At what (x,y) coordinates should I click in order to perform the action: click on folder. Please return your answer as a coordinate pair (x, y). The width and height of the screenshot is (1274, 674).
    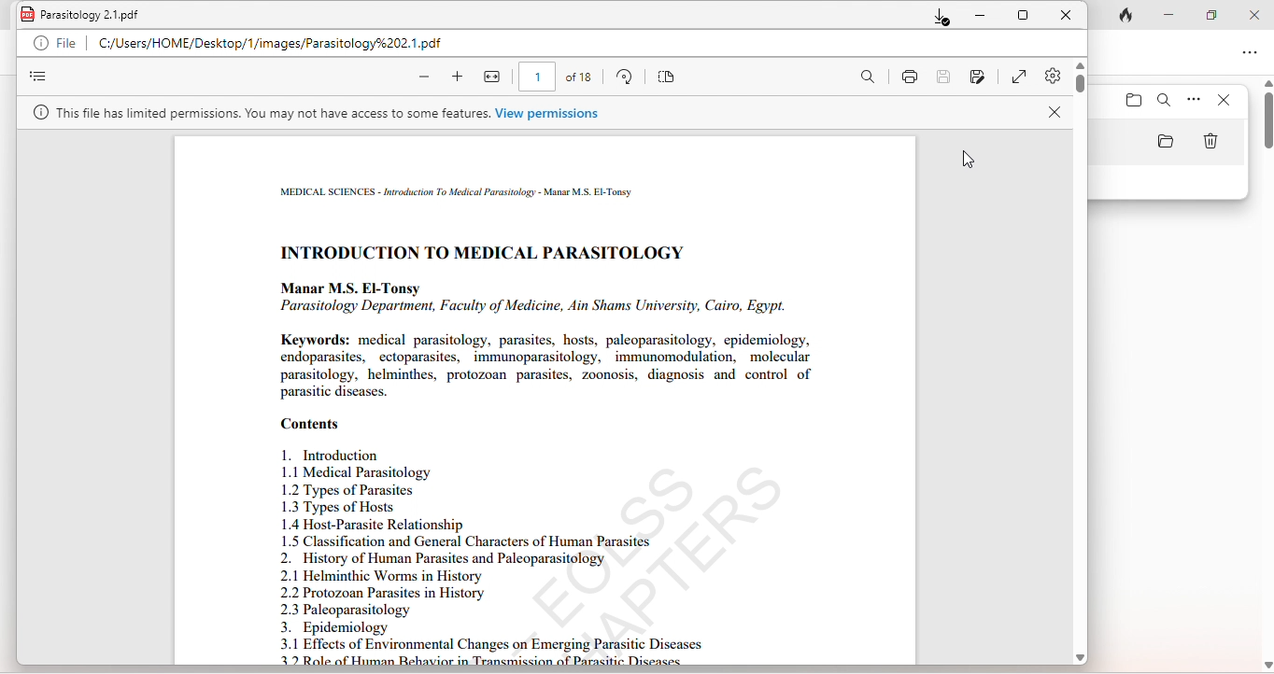
    Looking at the image, I should click on (1166, 140).